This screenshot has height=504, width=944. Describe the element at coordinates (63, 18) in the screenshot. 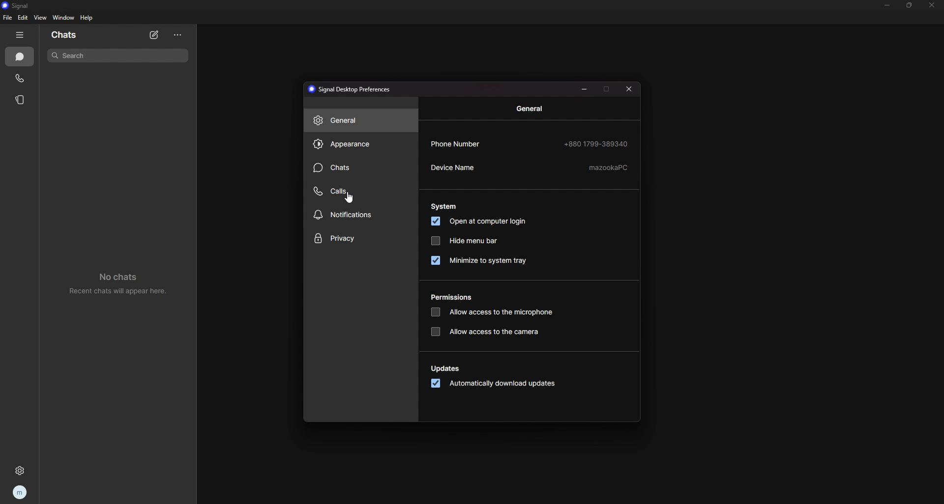

I see `window` at that location.